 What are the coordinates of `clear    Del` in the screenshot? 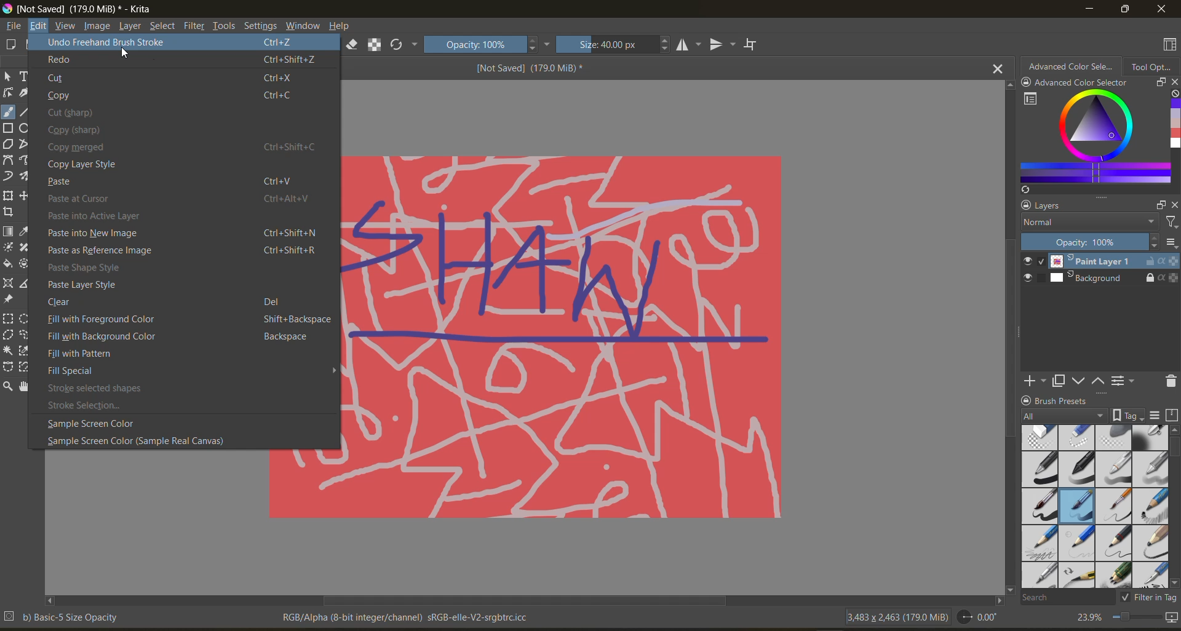 It's located at (170, 301).